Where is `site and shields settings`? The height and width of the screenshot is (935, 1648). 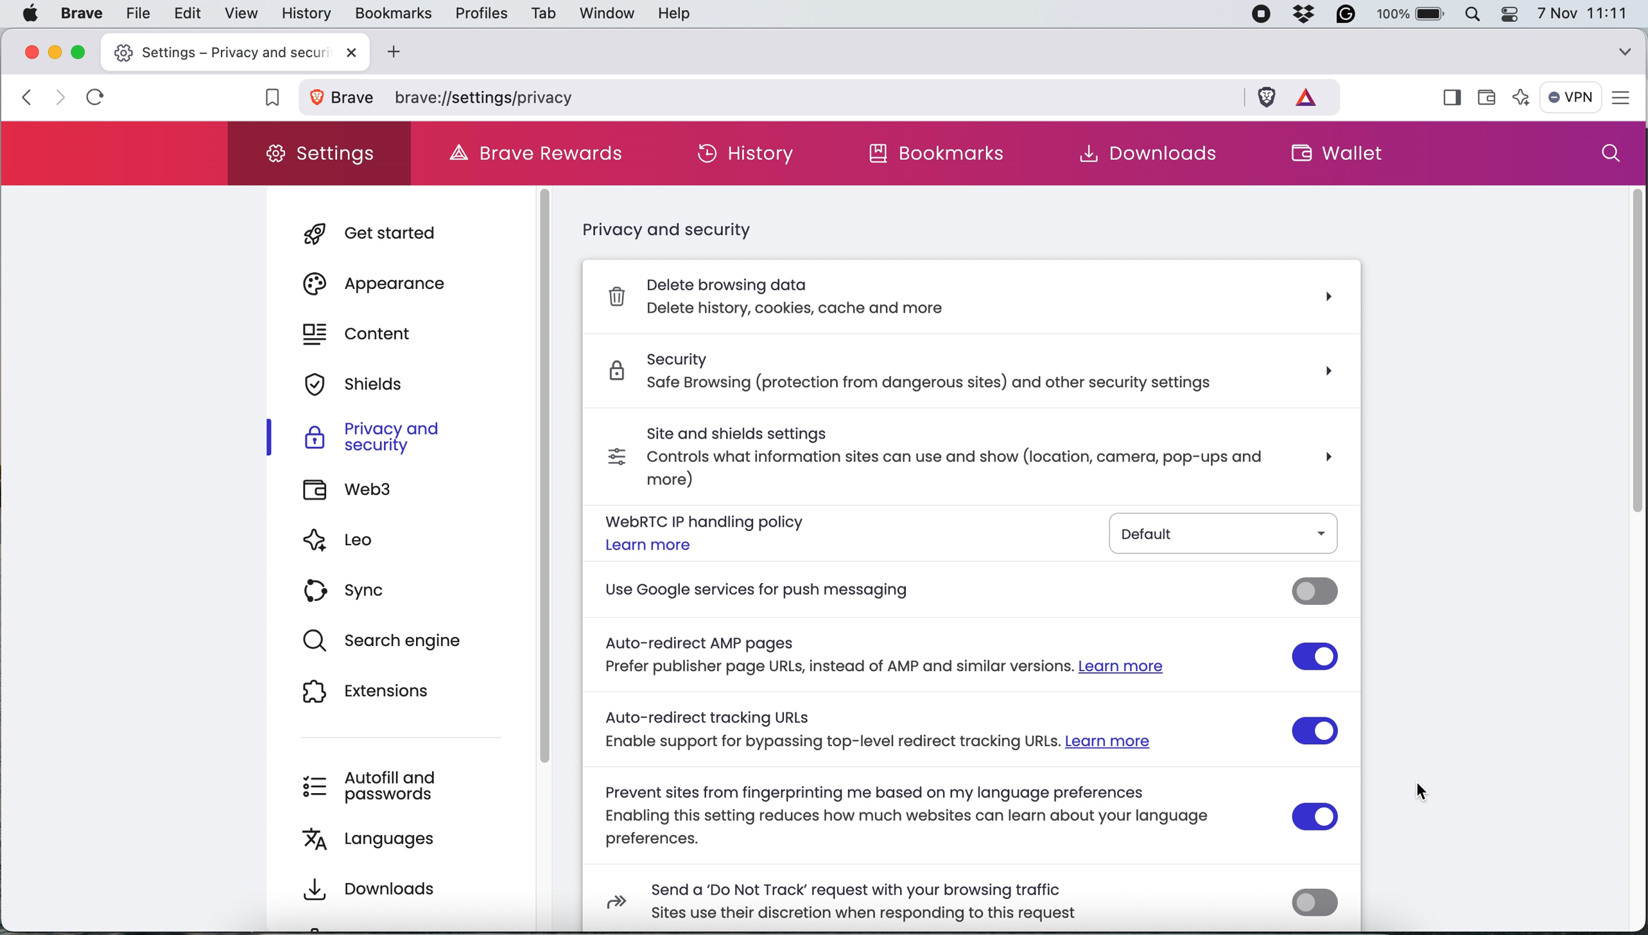 site and shields settings is located at coordinates (968, 453).